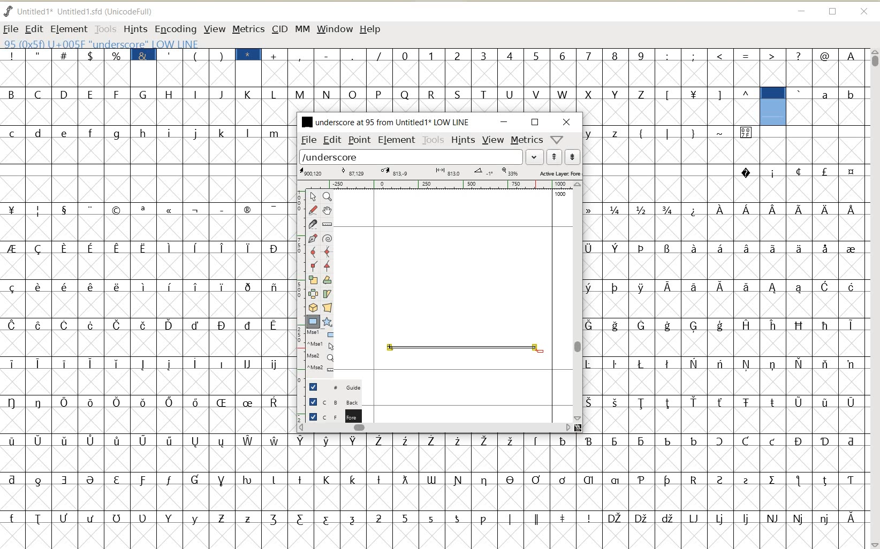 This screenshot has height=549, width=880. What do you see at coordinates (462, 347) in the screenshot?
I see `an underscore with a unique twist creation` at bounding box center [462, 347].